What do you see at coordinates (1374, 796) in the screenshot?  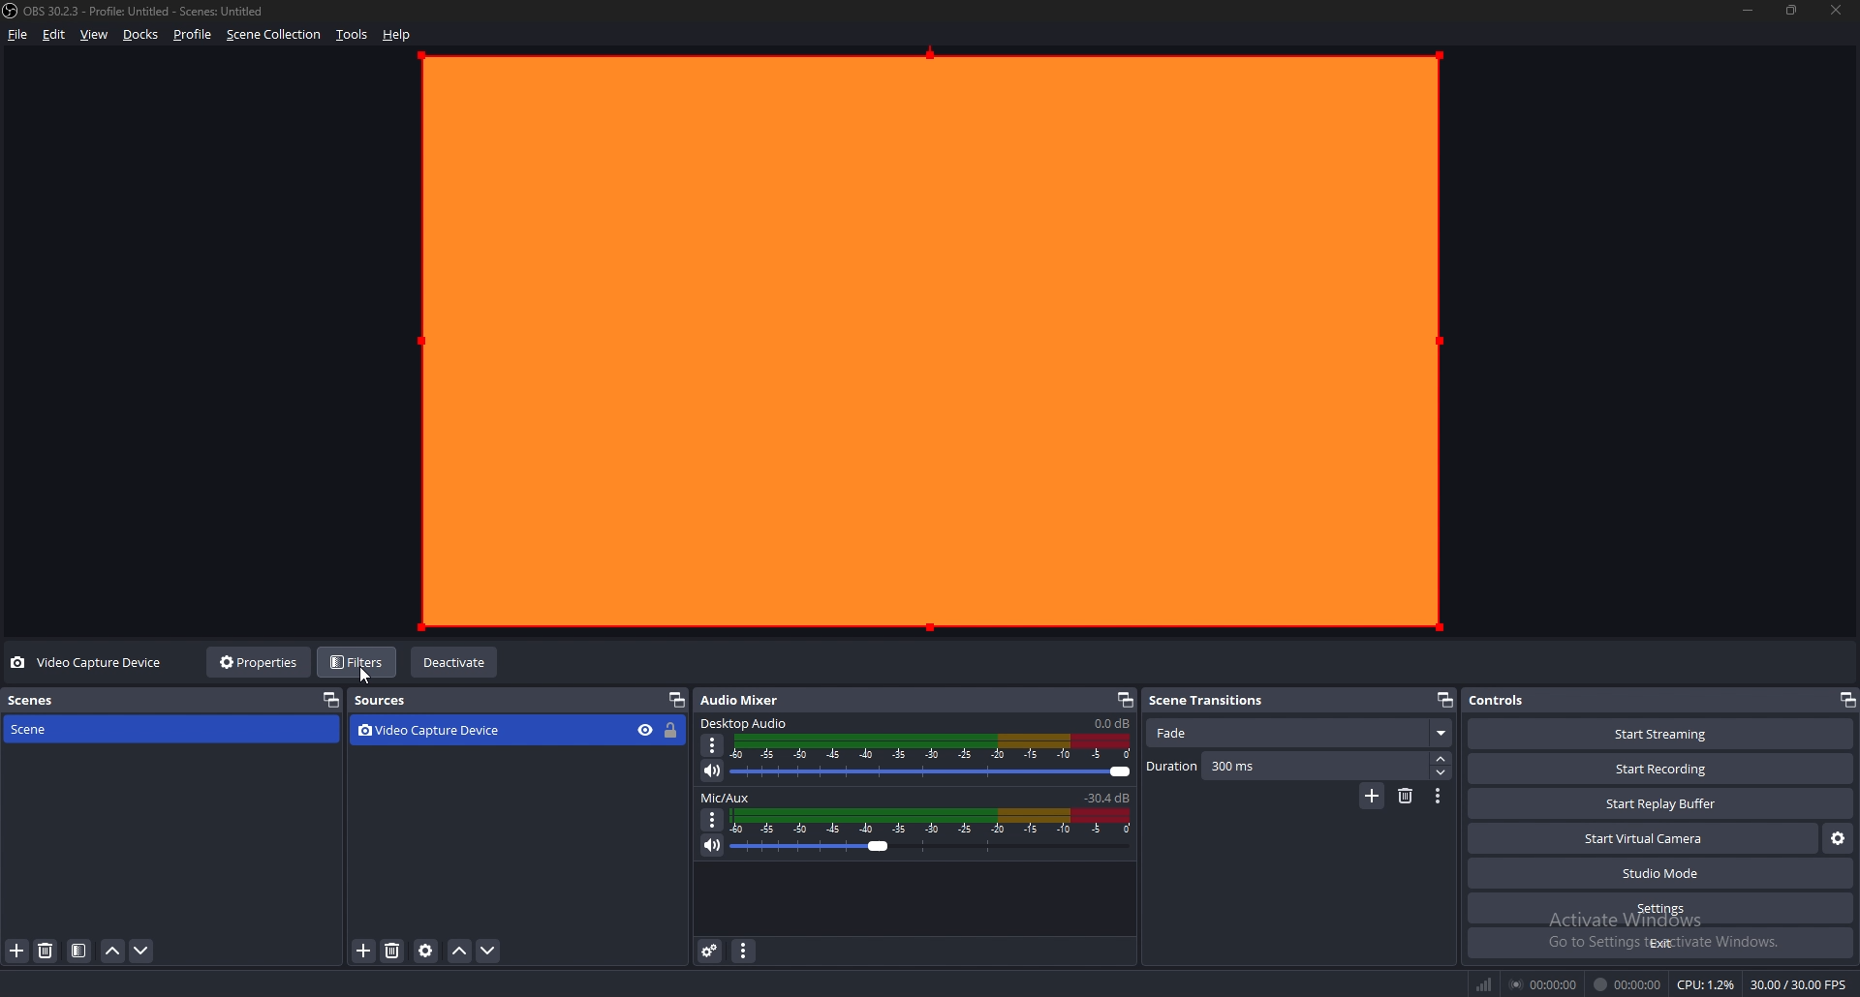 I see `add transition` at bounding box center [1374, 796].